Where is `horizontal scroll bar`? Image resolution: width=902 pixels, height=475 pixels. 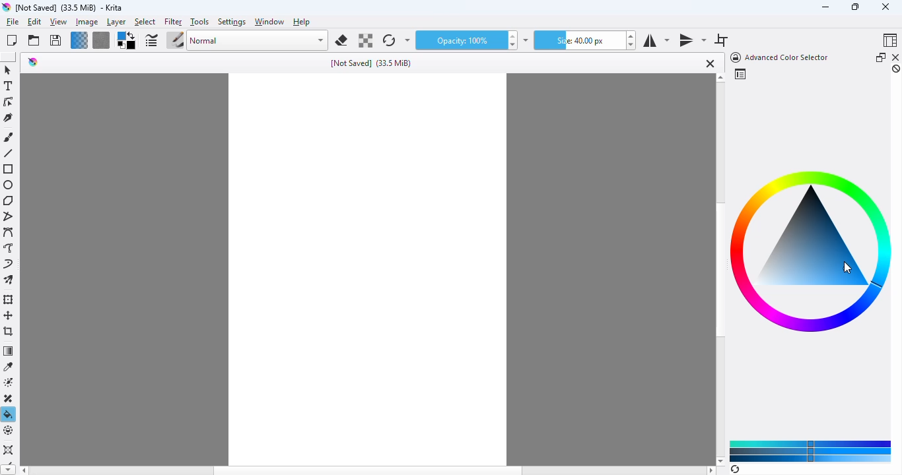
horizontal scroll bar is located at coordinates (368, 470).